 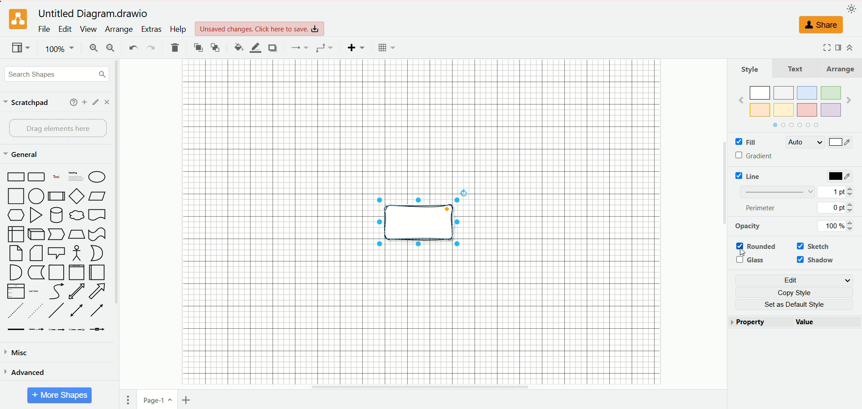 I want to click on pages, so click(x=128, y=400).